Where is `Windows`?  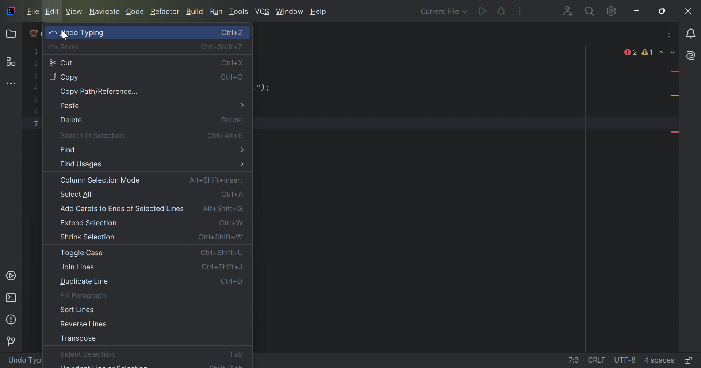
Windows is located at coordinates (290, 12).